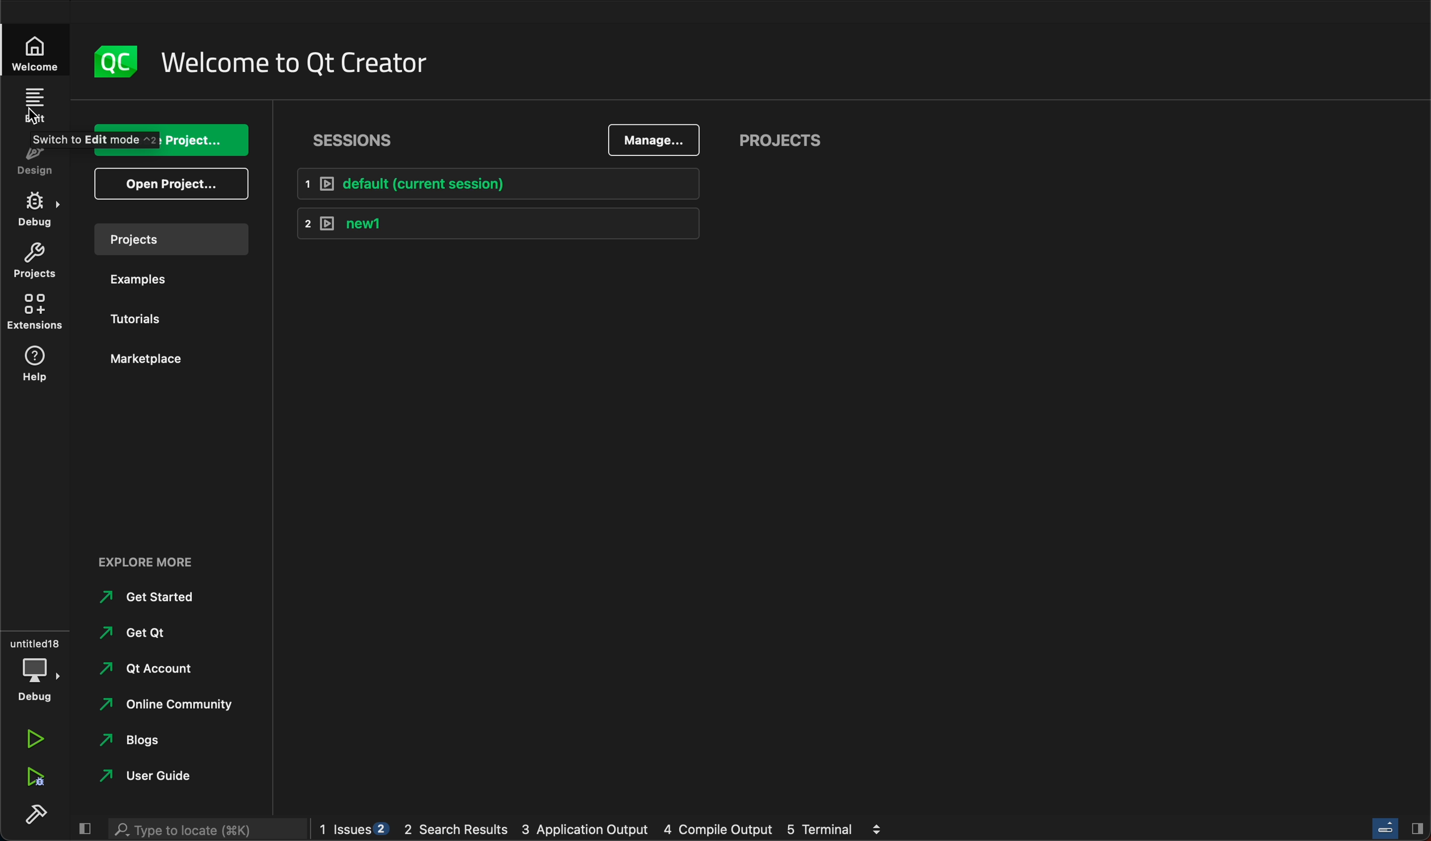 The width and height of the screenshot is (1431, 841). I want to click on welcome, so click(303, 61).